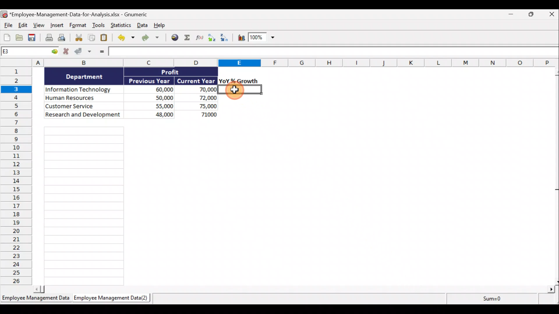  What do you see at coordinates (22, 25) in the screenshot?
I see `Edit` at bounding box center [22, 25].